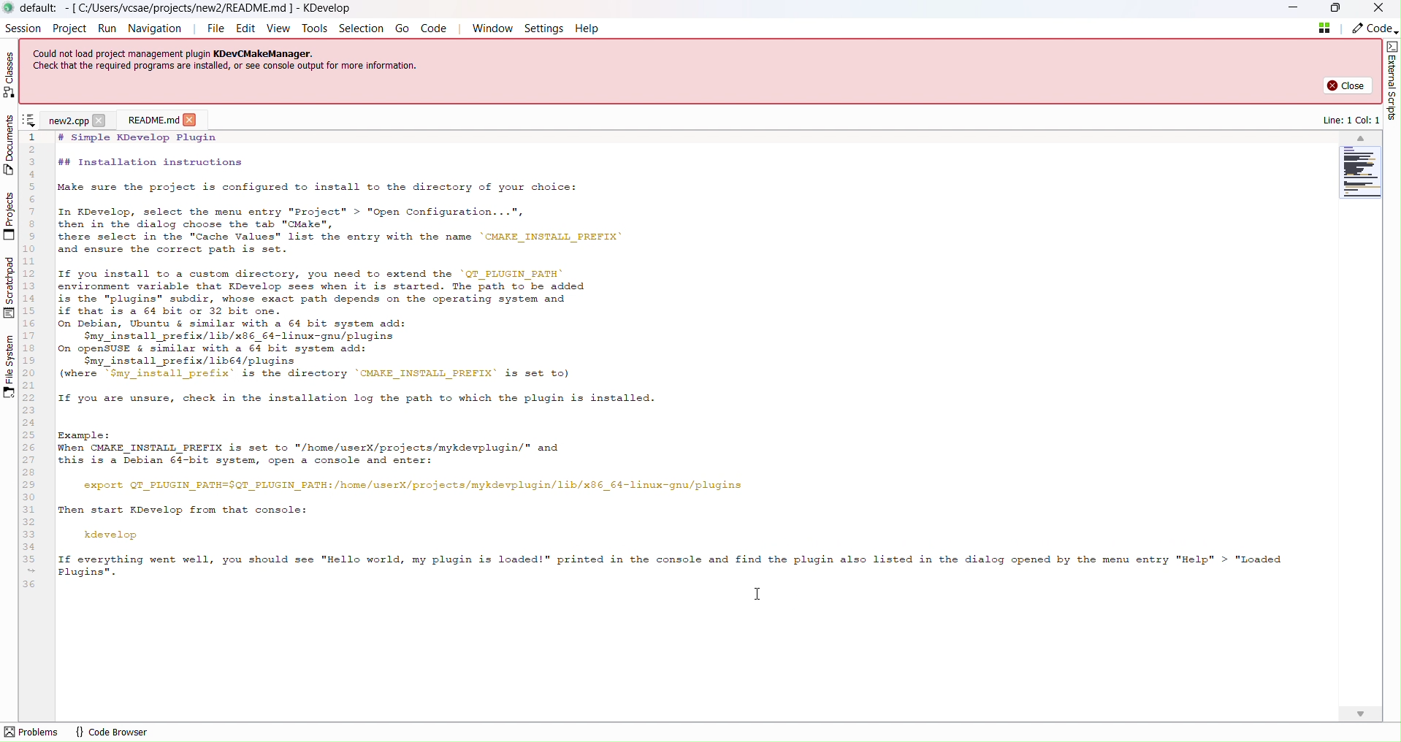 The width and height of the screenshot is (1401, 742). What do you see at coordinates (435, 28) in the screenshot?
I see `code` at bounding box center [435, 28].